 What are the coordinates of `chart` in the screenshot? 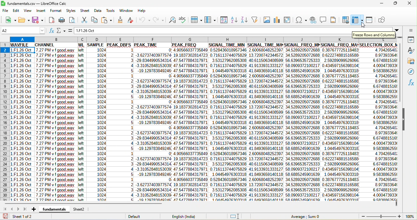 It's located at (276, 20).